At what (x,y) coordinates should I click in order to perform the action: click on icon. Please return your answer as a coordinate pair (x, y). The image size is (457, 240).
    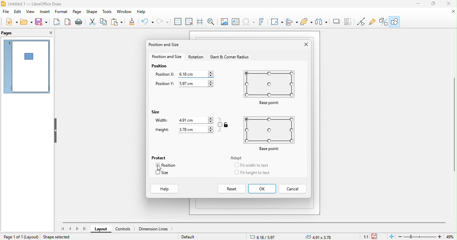
    Looking at the image, I should click on (226, 124).